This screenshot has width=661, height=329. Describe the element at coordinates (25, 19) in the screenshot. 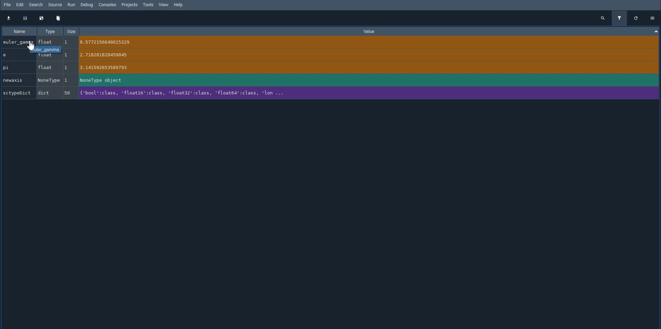

I see `Save data` at that location.